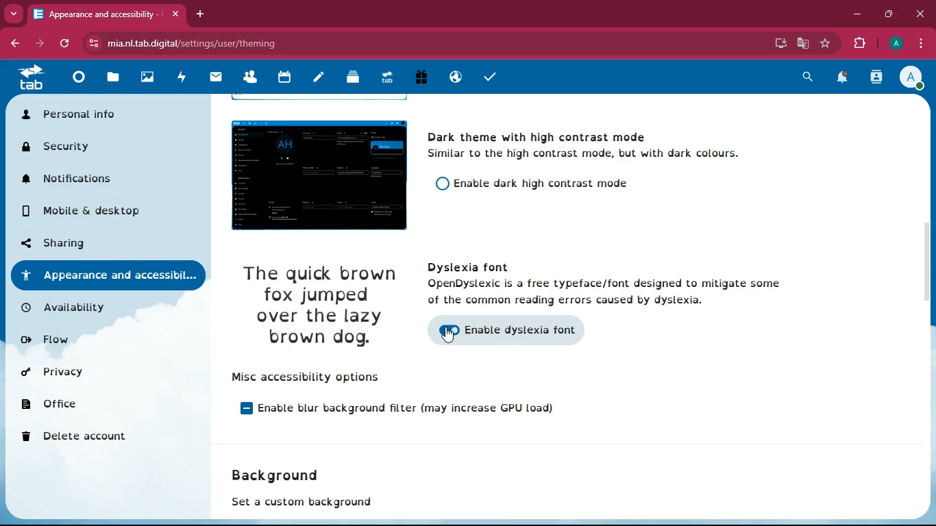  What do you see at coordinates (106, 16) in the screenshot?
I see `tab` at bounding box center [106, 16].